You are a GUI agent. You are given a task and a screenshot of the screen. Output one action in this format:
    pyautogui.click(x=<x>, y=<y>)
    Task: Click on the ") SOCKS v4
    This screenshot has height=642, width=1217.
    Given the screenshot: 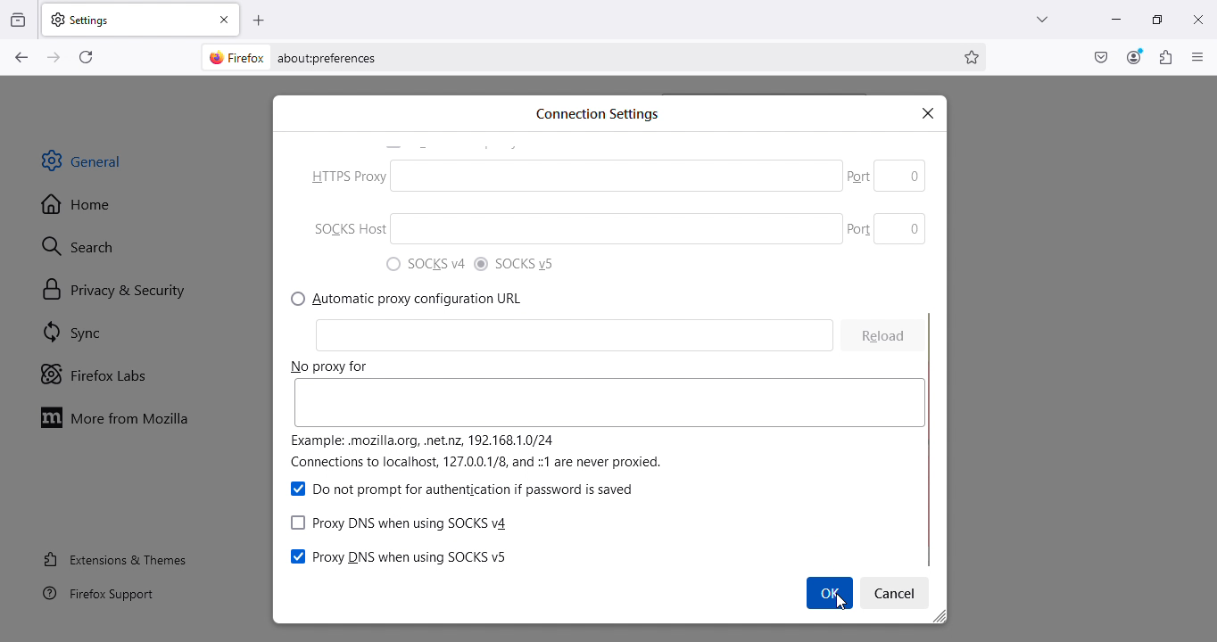 What is the action you would take?
    pyautogui.click(x=464, y=490)
    